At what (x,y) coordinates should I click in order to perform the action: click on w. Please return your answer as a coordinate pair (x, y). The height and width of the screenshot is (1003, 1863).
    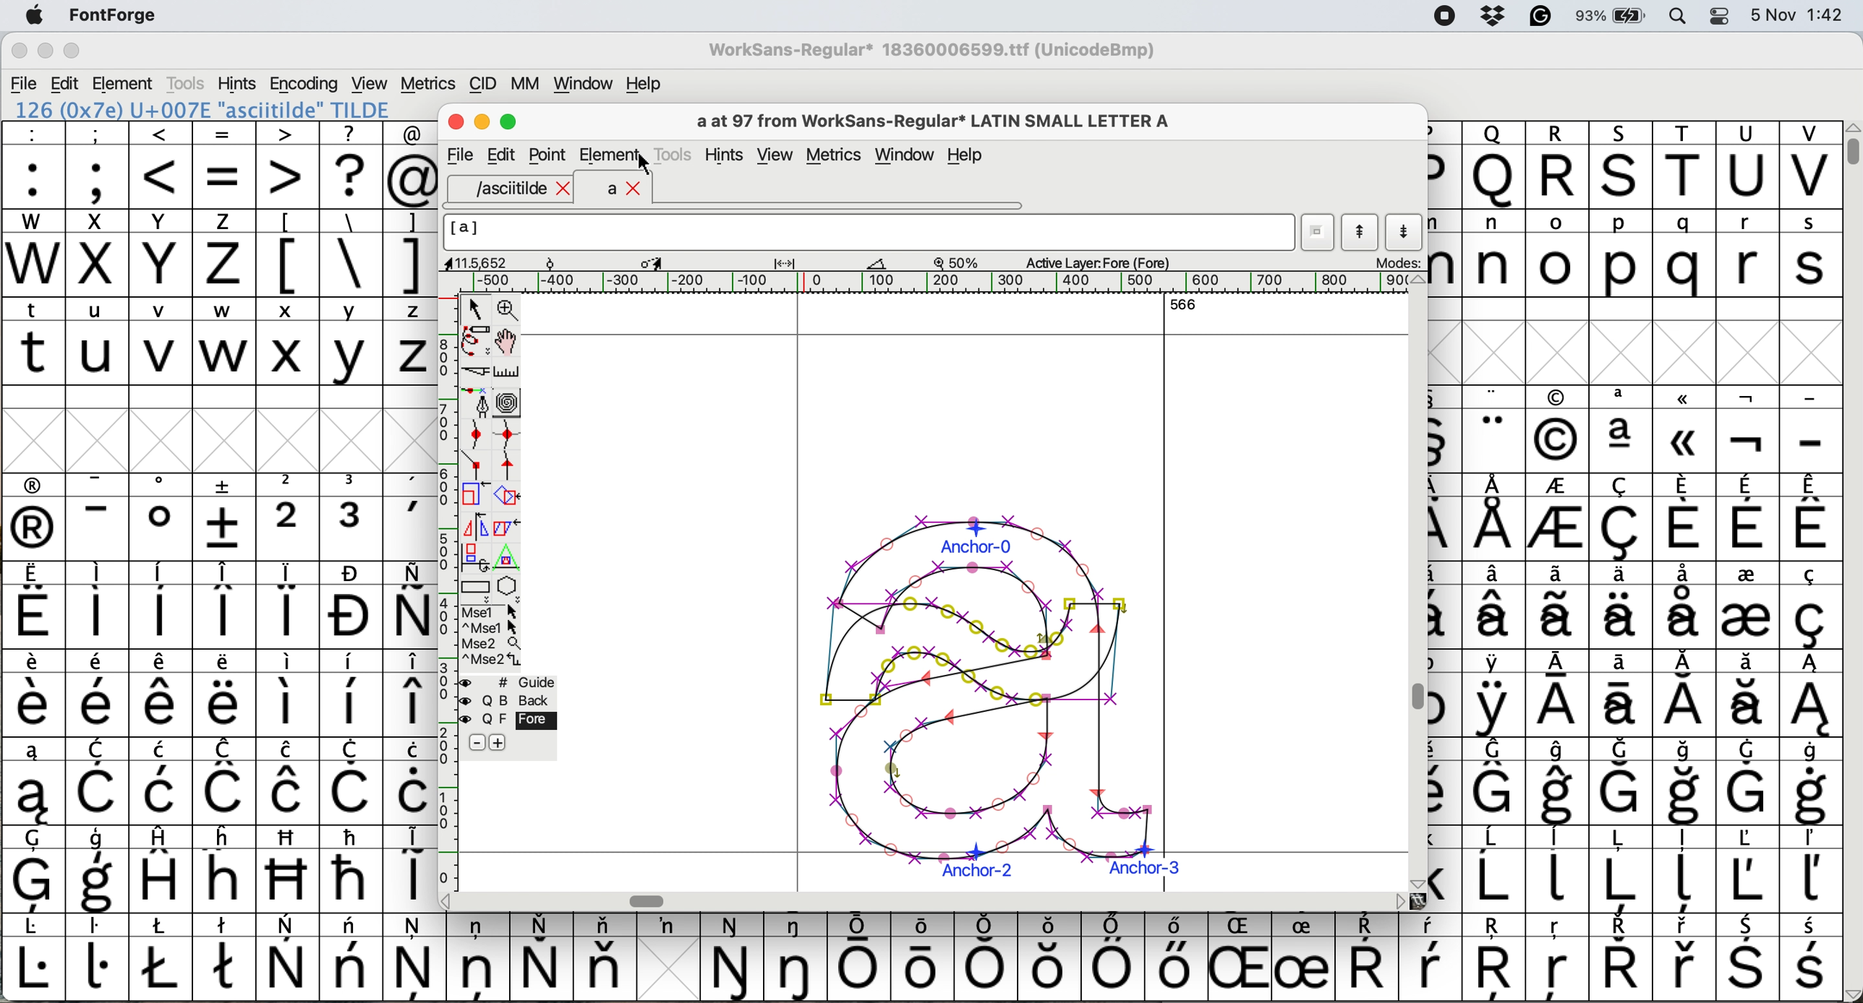
    Looking at the image, I should click on (224, 342).